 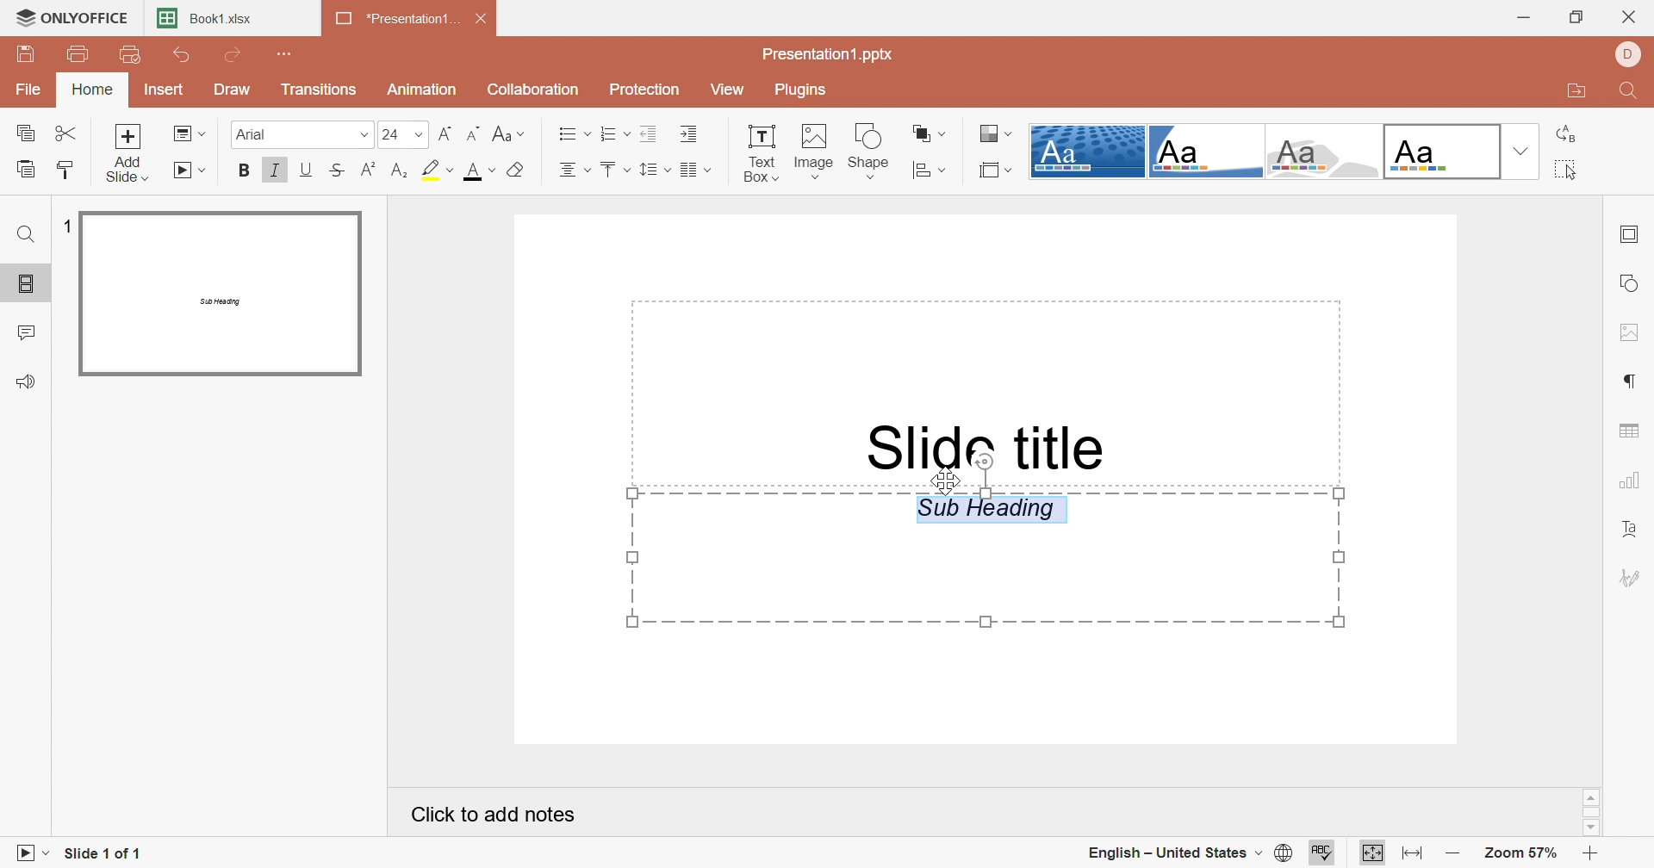 What do you see at coordinates (815, 151) in the screenshot?
I see `Image` at bounding box center [815, 151].